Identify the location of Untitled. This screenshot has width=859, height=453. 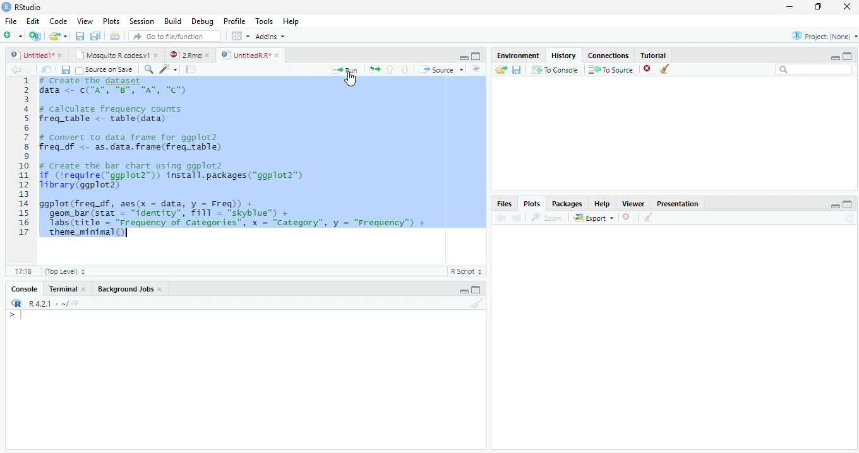
(38, 56).